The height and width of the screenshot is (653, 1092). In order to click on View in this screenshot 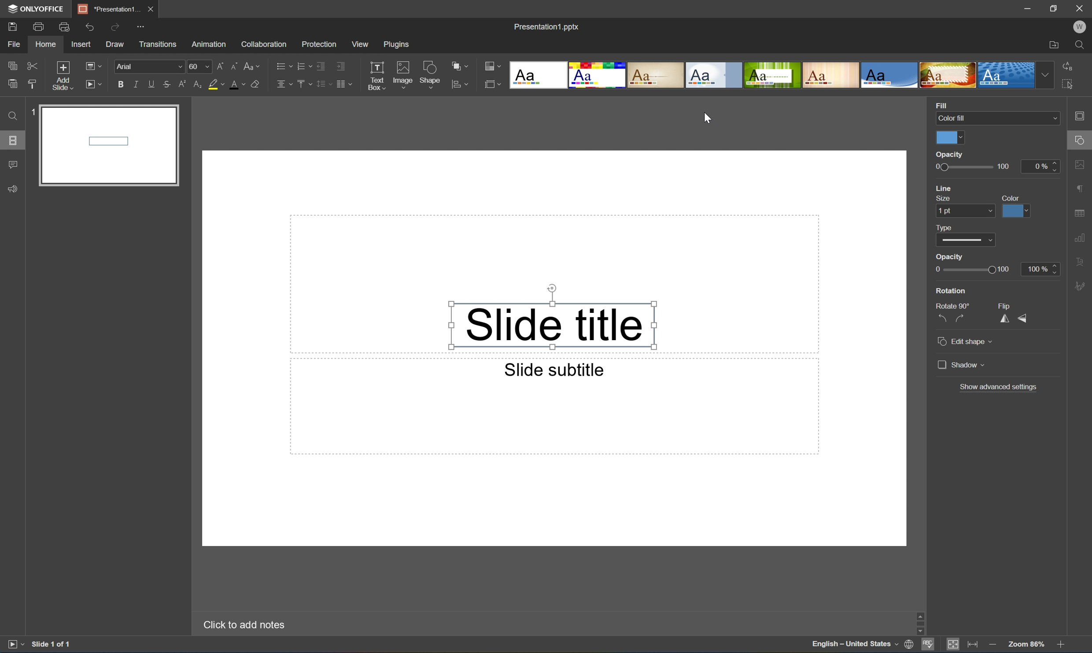, I will do `click(359, 43)`.